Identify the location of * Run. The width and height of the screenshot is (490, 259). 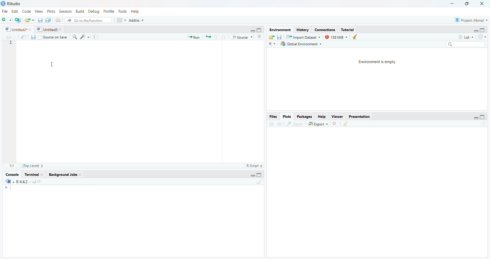
(193, 36).